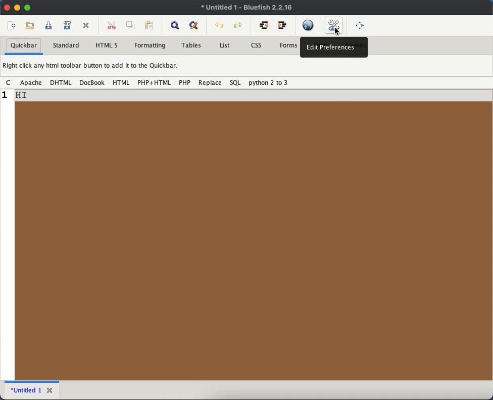 The image size is (493, 400). What do you see at coordinates (67, 44) in the screenshot?
I see `standard` at bounding box center [67, 44].